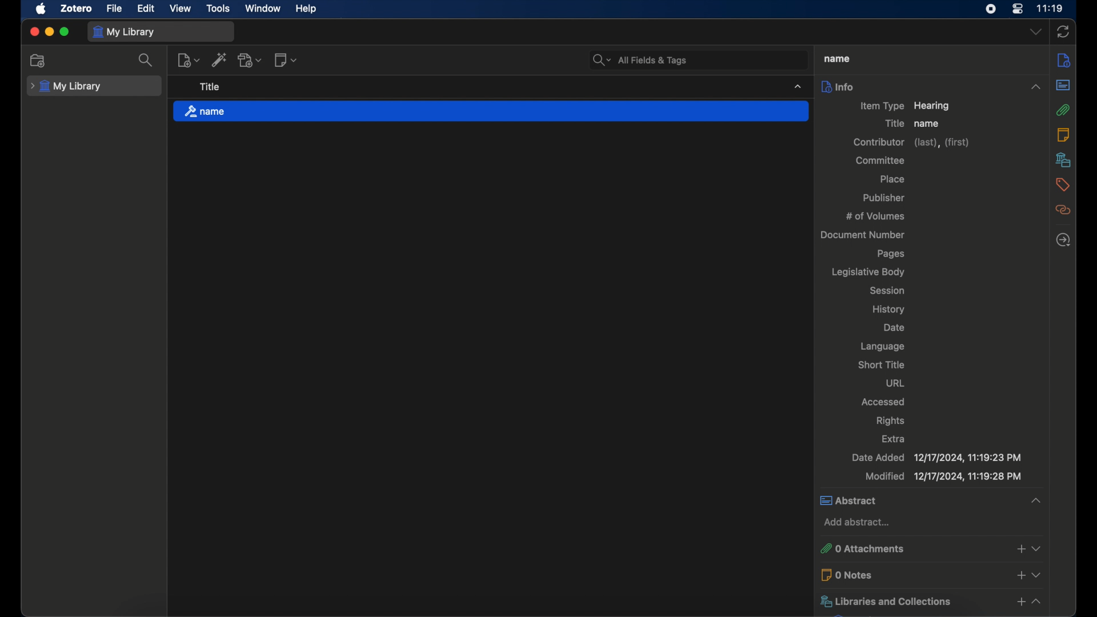 This screenshot has width=1097, height=617. I want to click on search, so click(148, 61).